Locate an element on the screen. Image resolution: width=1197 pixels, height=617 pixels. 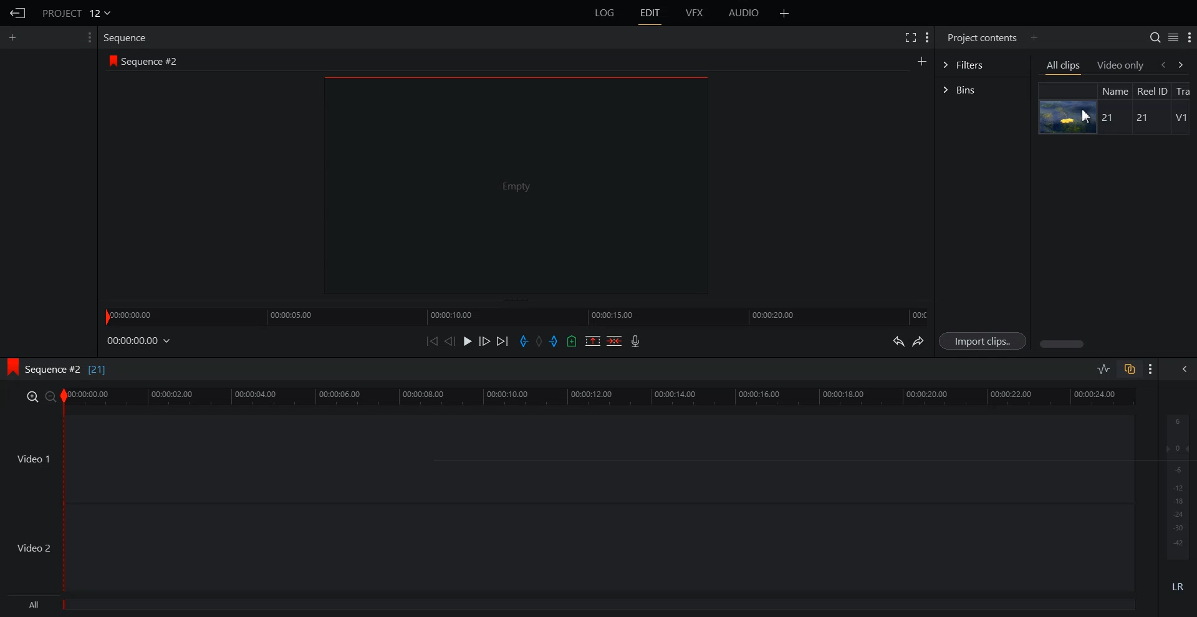
Tra is located at coordinates (1186, 90).